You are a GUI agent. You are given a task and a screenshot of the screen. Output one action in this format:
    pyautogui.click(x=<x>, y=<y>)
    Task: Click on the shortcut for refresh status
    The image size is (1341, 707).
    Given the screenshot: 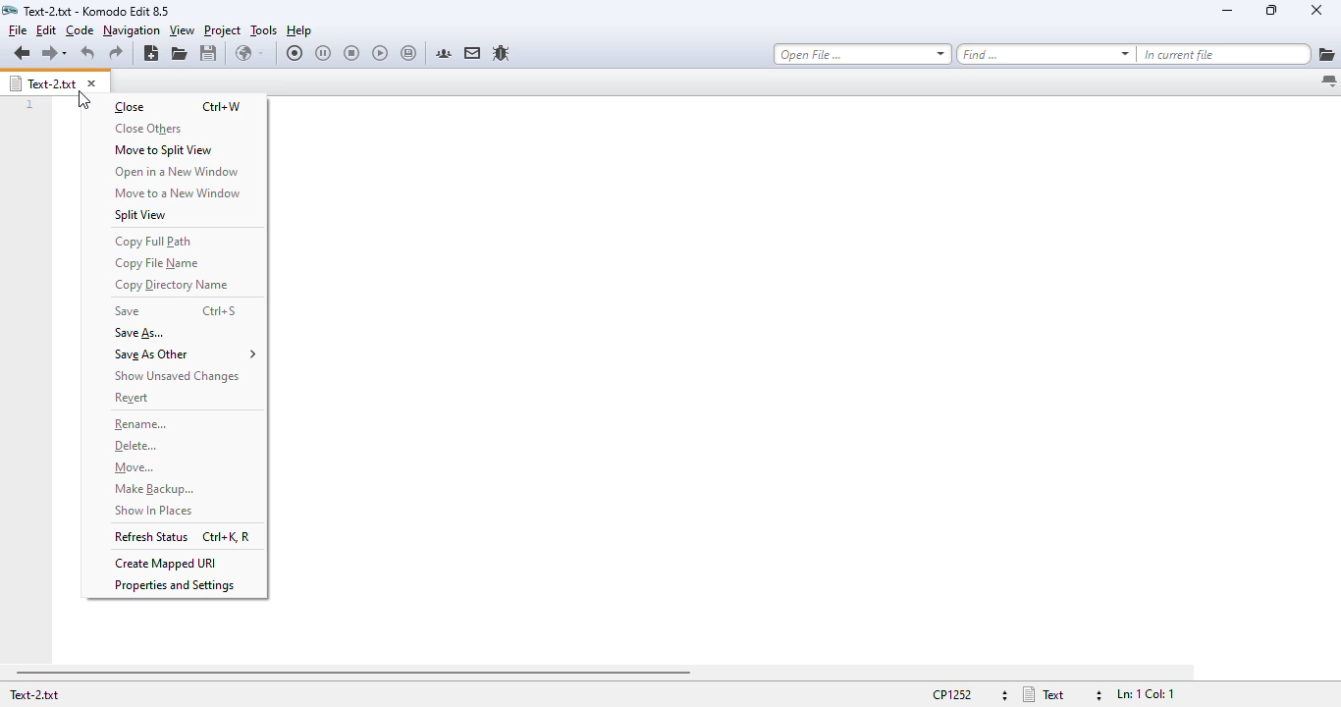 What is the action you would take?
    pyautogui.click(x=227, y=537)
    